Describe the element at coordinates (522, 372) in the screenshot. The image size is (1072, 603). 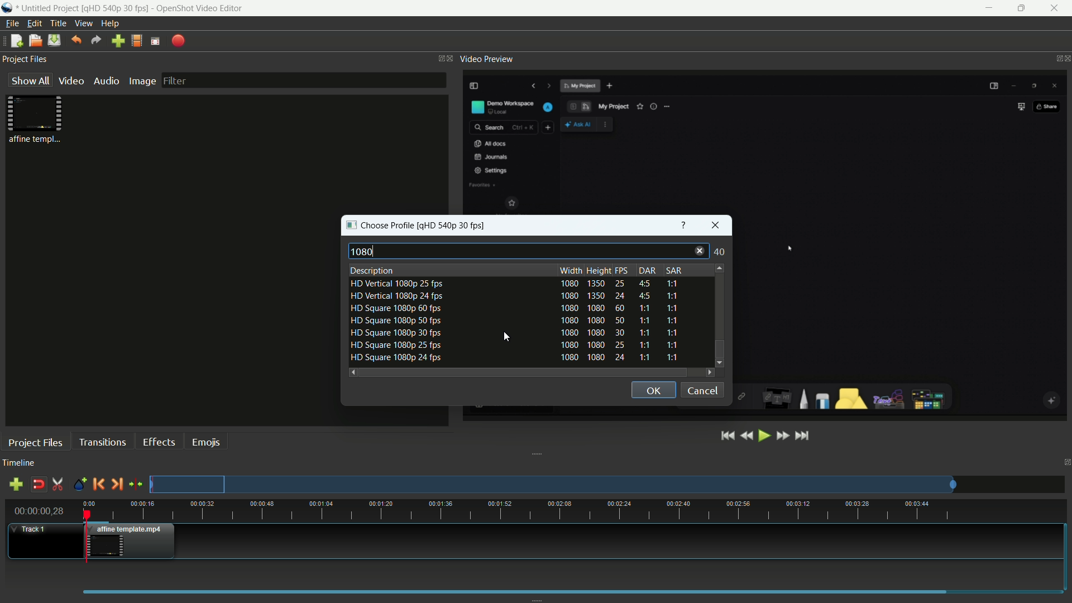
I see `scroll bar` at that location.